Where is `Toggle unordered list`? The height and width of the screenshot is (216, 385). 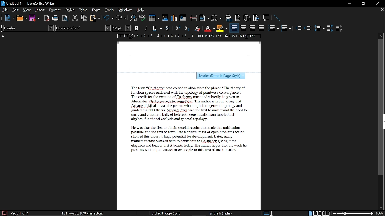
Toggle unordered list is located at coordinates (285, 28).